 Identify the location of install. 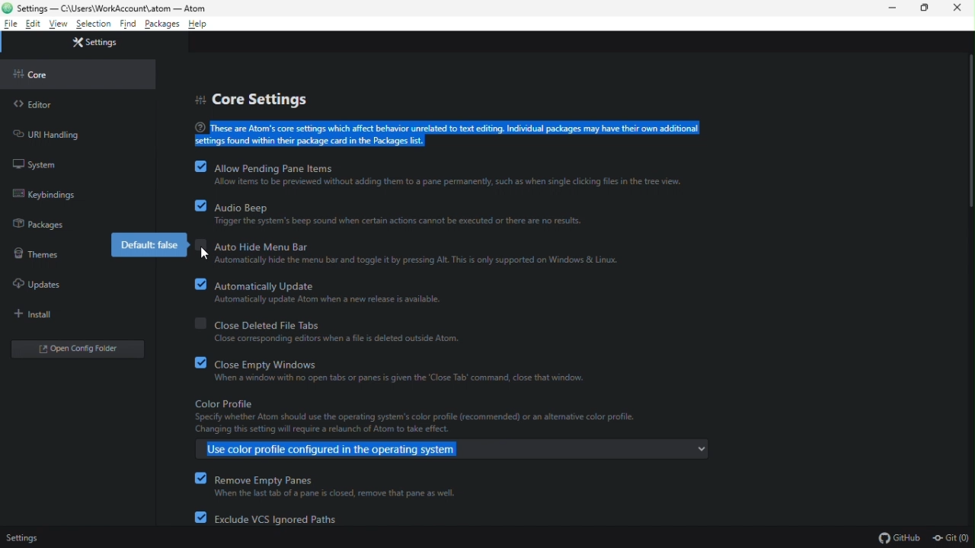
(36, 314).